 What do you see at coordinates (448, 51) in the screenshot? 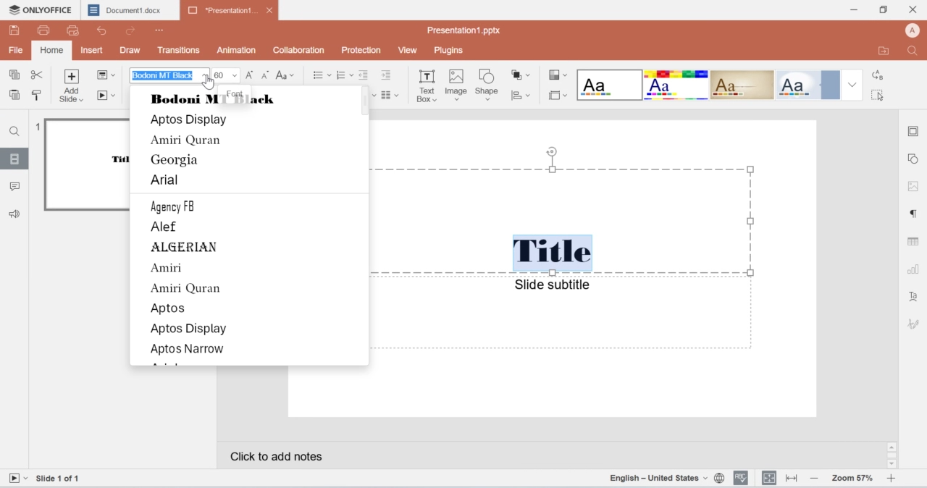
I see `plugins` at bounding box center [448, 51].